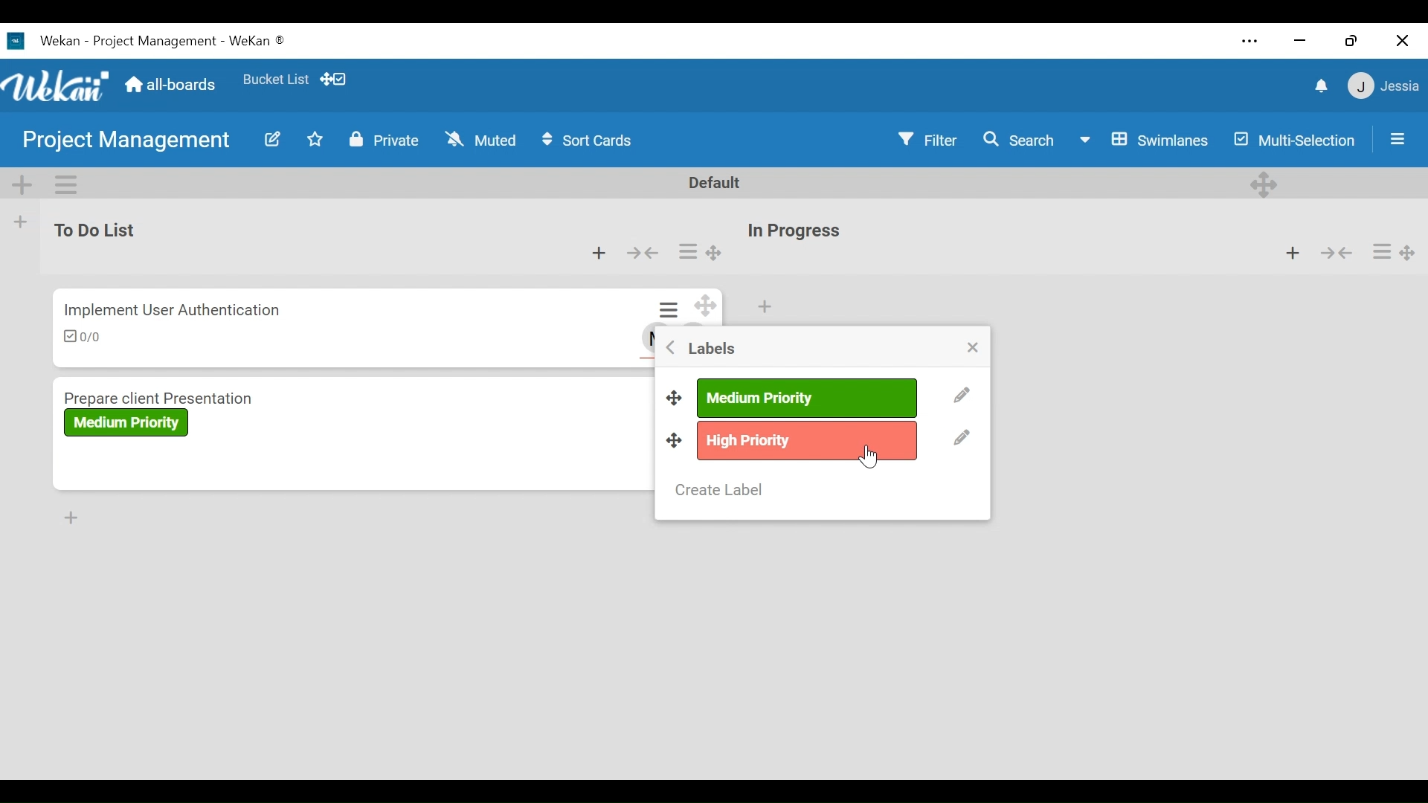  What do you see at coordinates (670, 309) in the screenshot?
I see `Card actions` at bounding box center [670, 309].